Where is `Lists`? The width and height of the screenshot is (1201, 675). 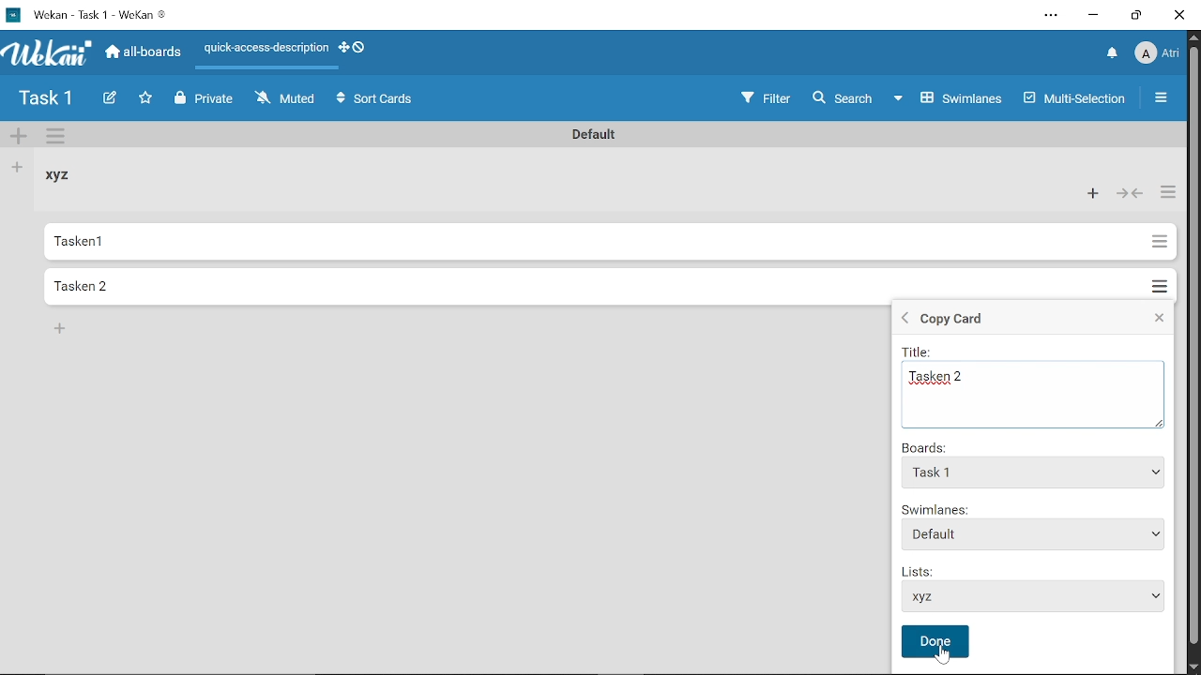
Lists is located at coordinates (1038, 598).